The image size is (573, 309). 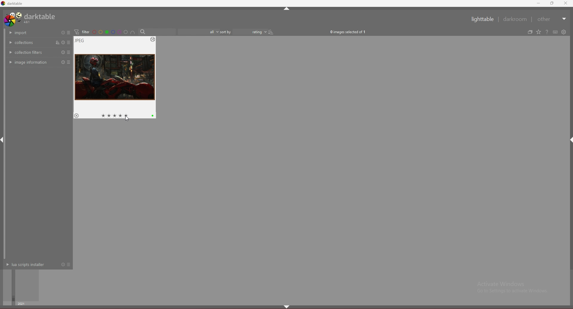 What do you see at coordinates (556, 32) in the screenshot?
I see `define shortcuts` at bounding box center [556, 32].